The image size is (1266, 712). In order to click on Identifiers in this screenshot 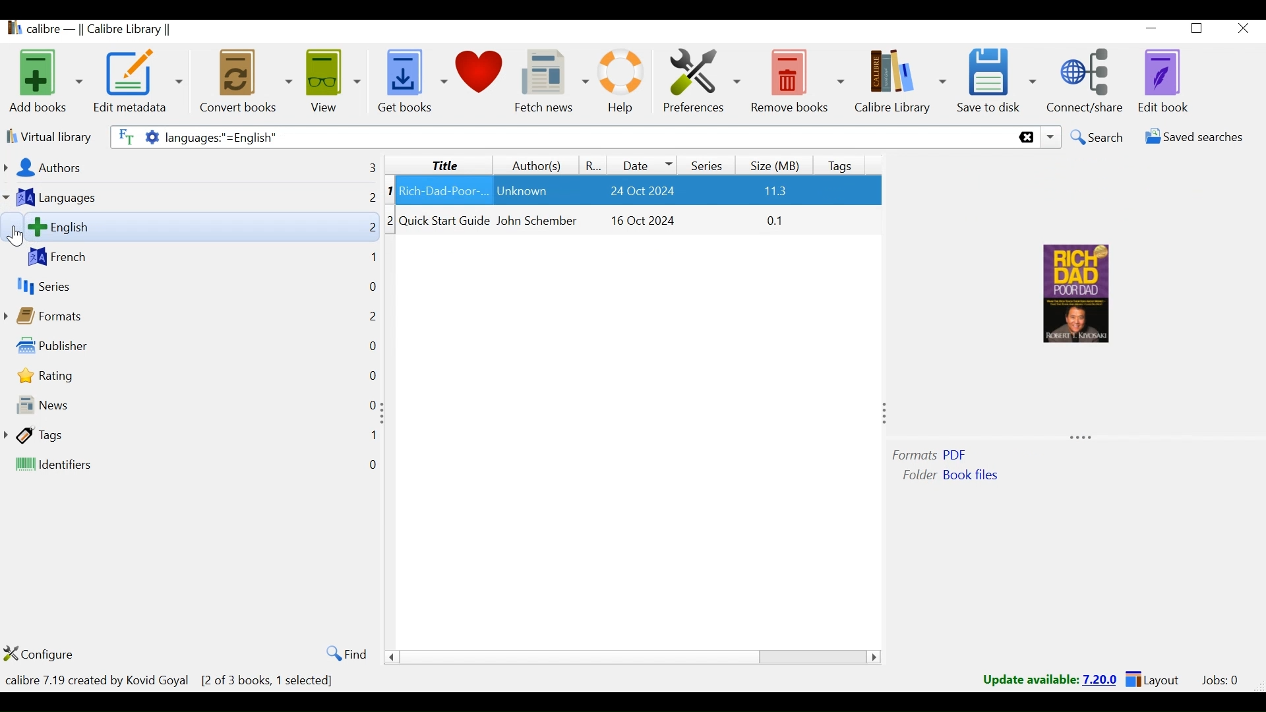, I will do `click(117, 466)`.